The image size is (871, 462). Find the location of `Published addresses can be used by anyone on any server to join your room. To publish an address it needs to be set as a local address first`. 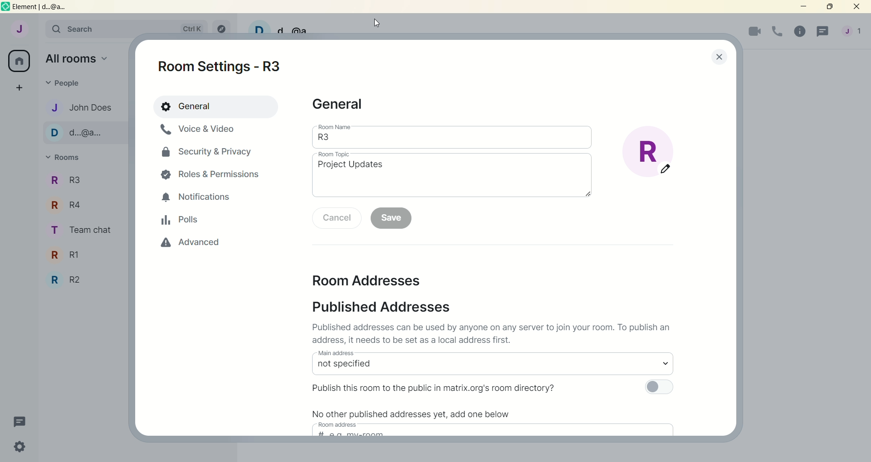

Published addresses can be used by anyone on any server to join your room. To publish an address it needs to be set as a local address first is located at coordinates (496, 333).